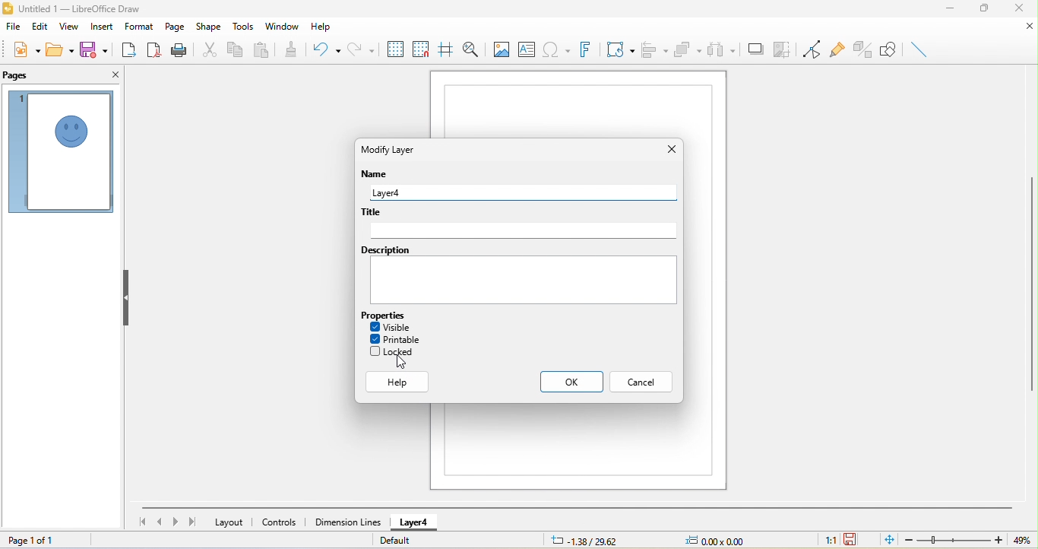 The height and width of the screenshot is (549, 1038). What do you see at coordinates (347, 521) in the screenshot?
I see `dimension lines` at bounding box center [347, 521].